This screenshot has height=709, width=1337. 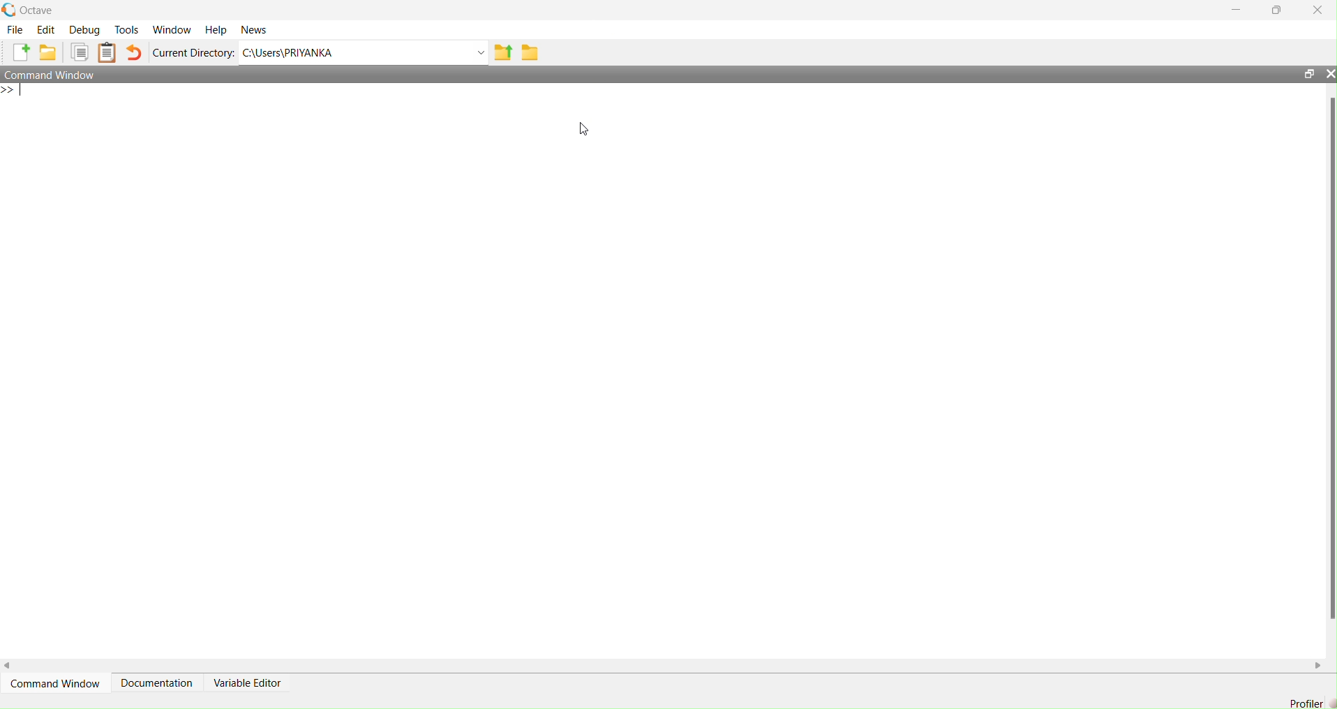 I want to click on cursor, so click(x=583, y=130).